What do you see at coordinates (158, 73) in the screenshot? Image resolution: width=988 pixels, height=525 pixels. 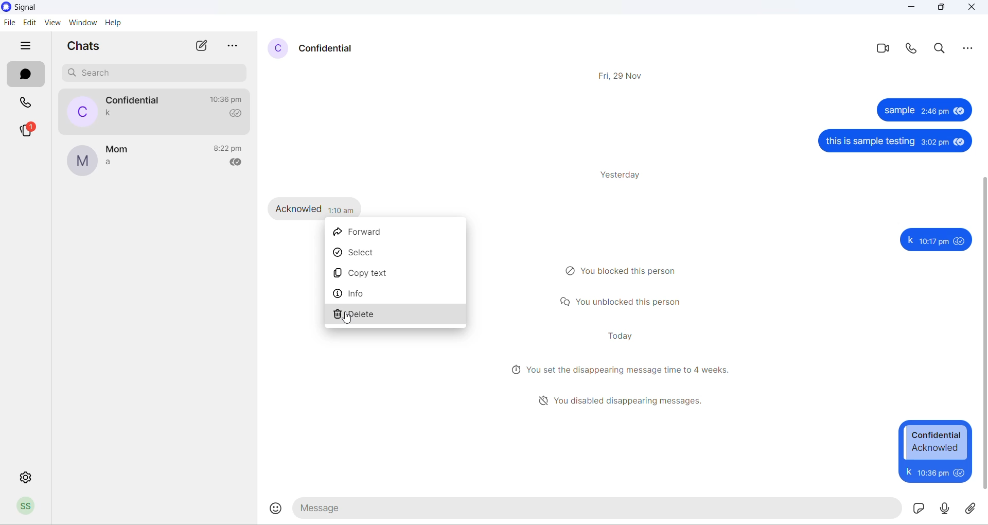 I see `search chats` at bounding box center [158, 73].